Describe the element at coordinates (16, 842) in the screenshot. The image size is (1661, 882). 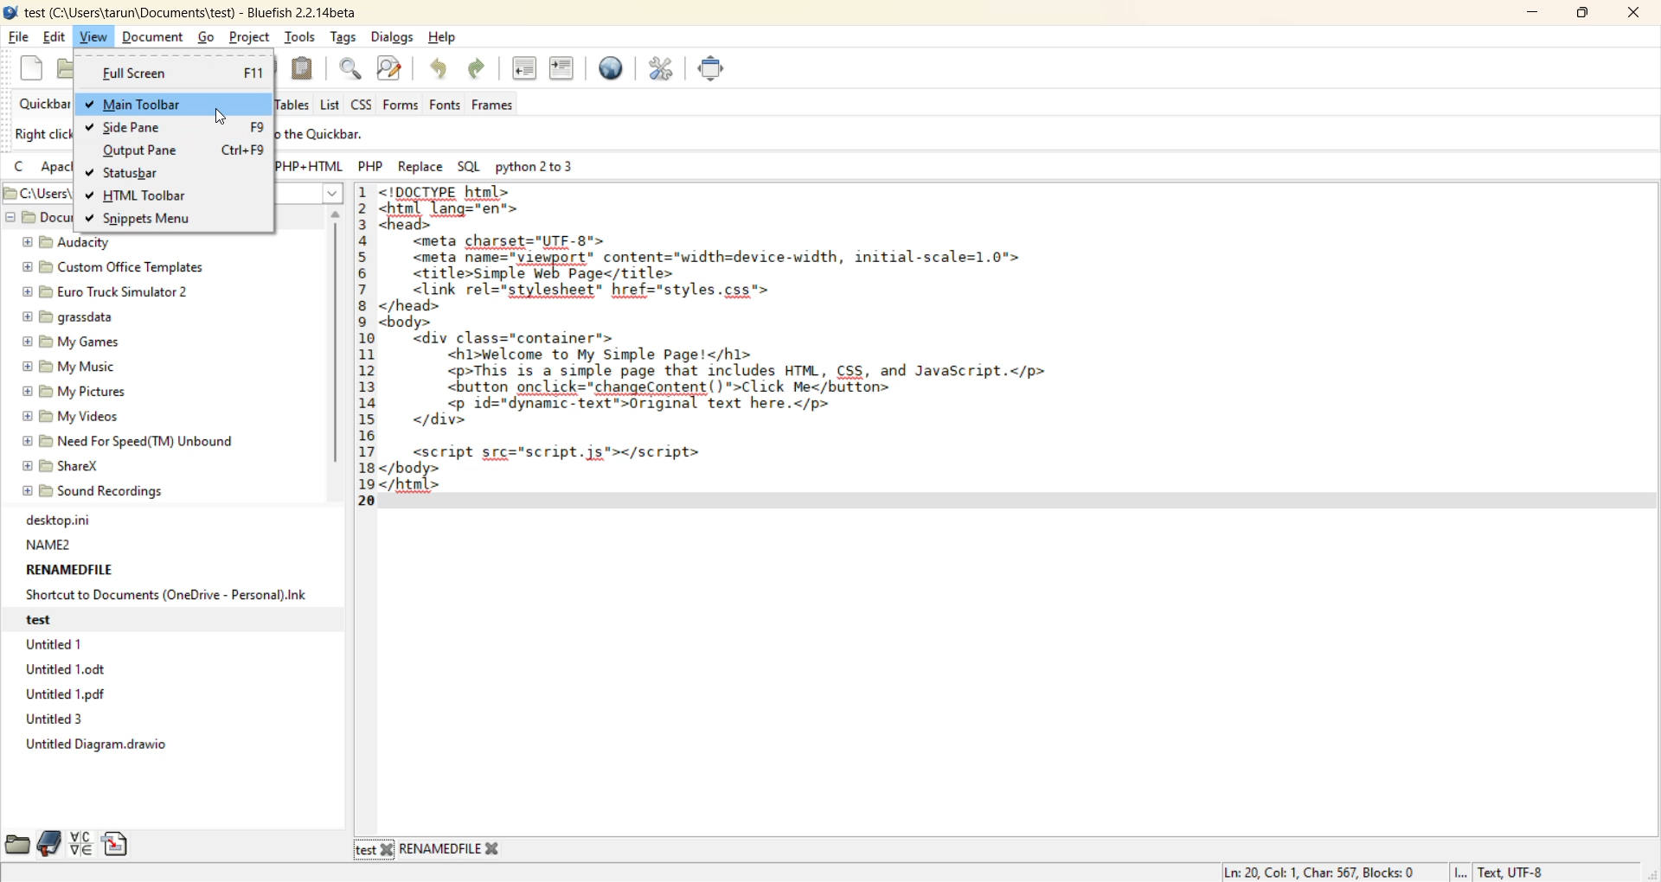
I see `file browser` at that location.